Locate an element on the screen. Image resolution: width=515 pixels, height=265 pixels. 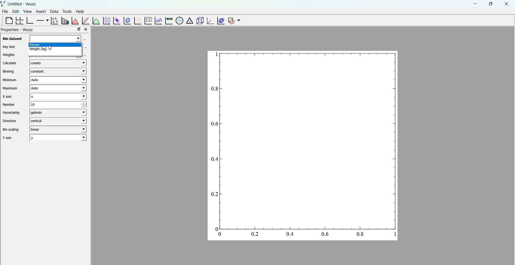
Y axis is located at coordinates (9, 138).